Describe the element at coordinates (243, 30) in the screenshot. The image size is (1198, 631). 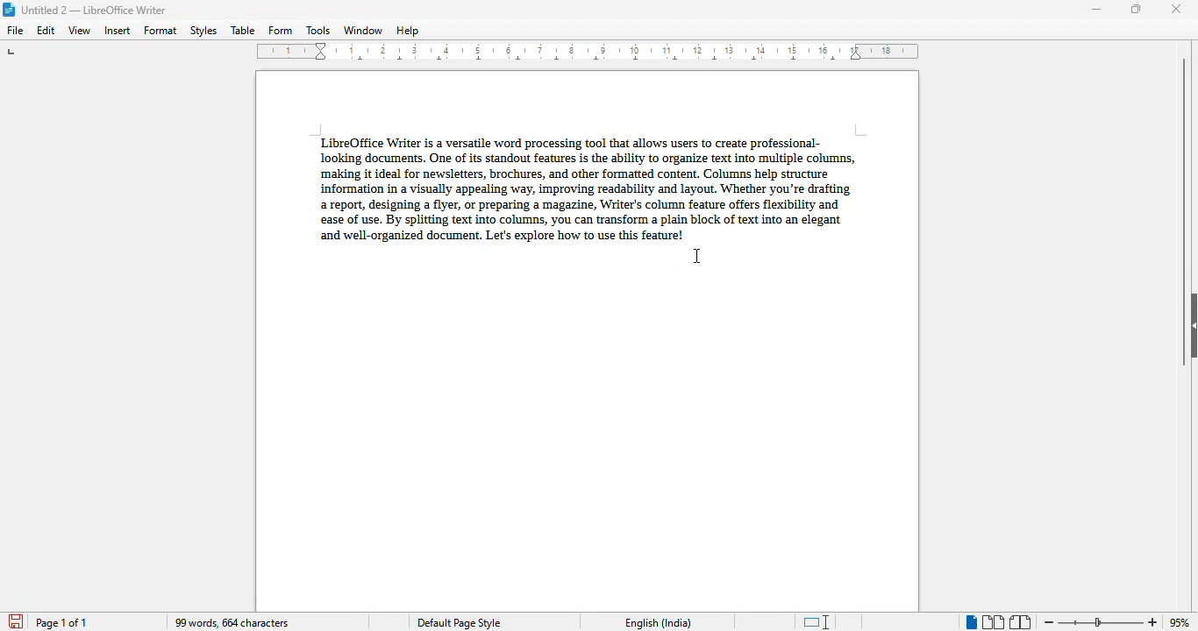
I see `table` at that location.